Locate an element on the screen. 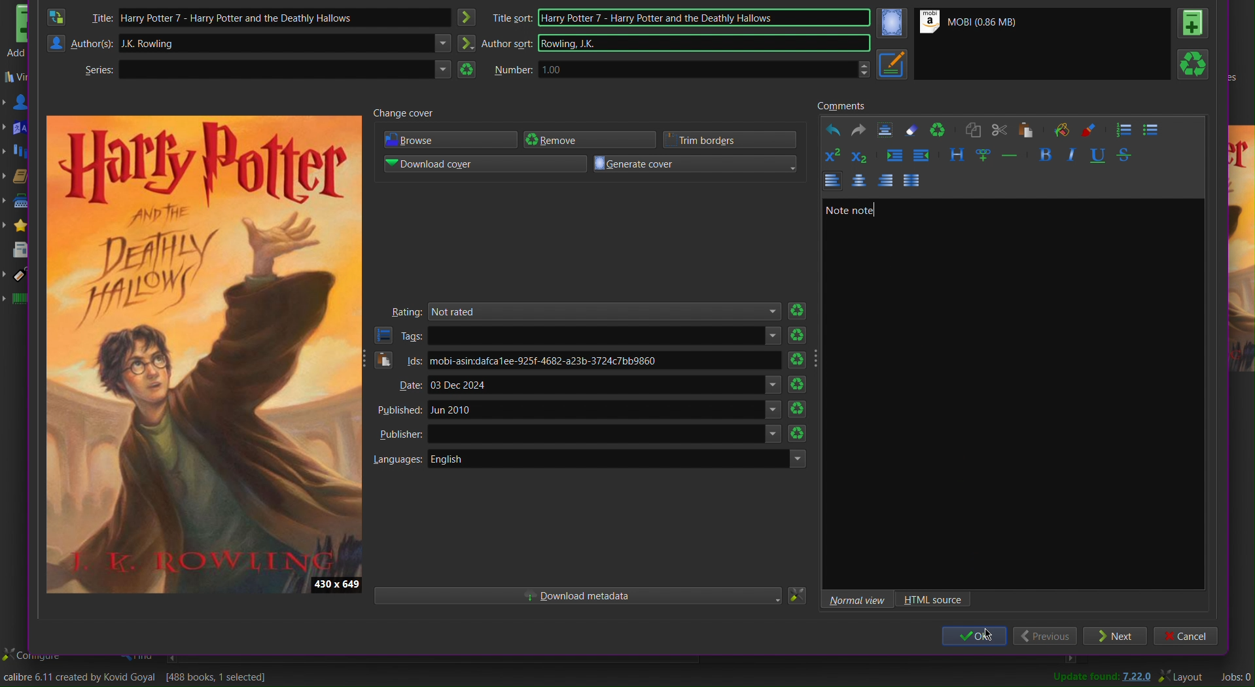  Subscript is located at coordinates (860, 156).